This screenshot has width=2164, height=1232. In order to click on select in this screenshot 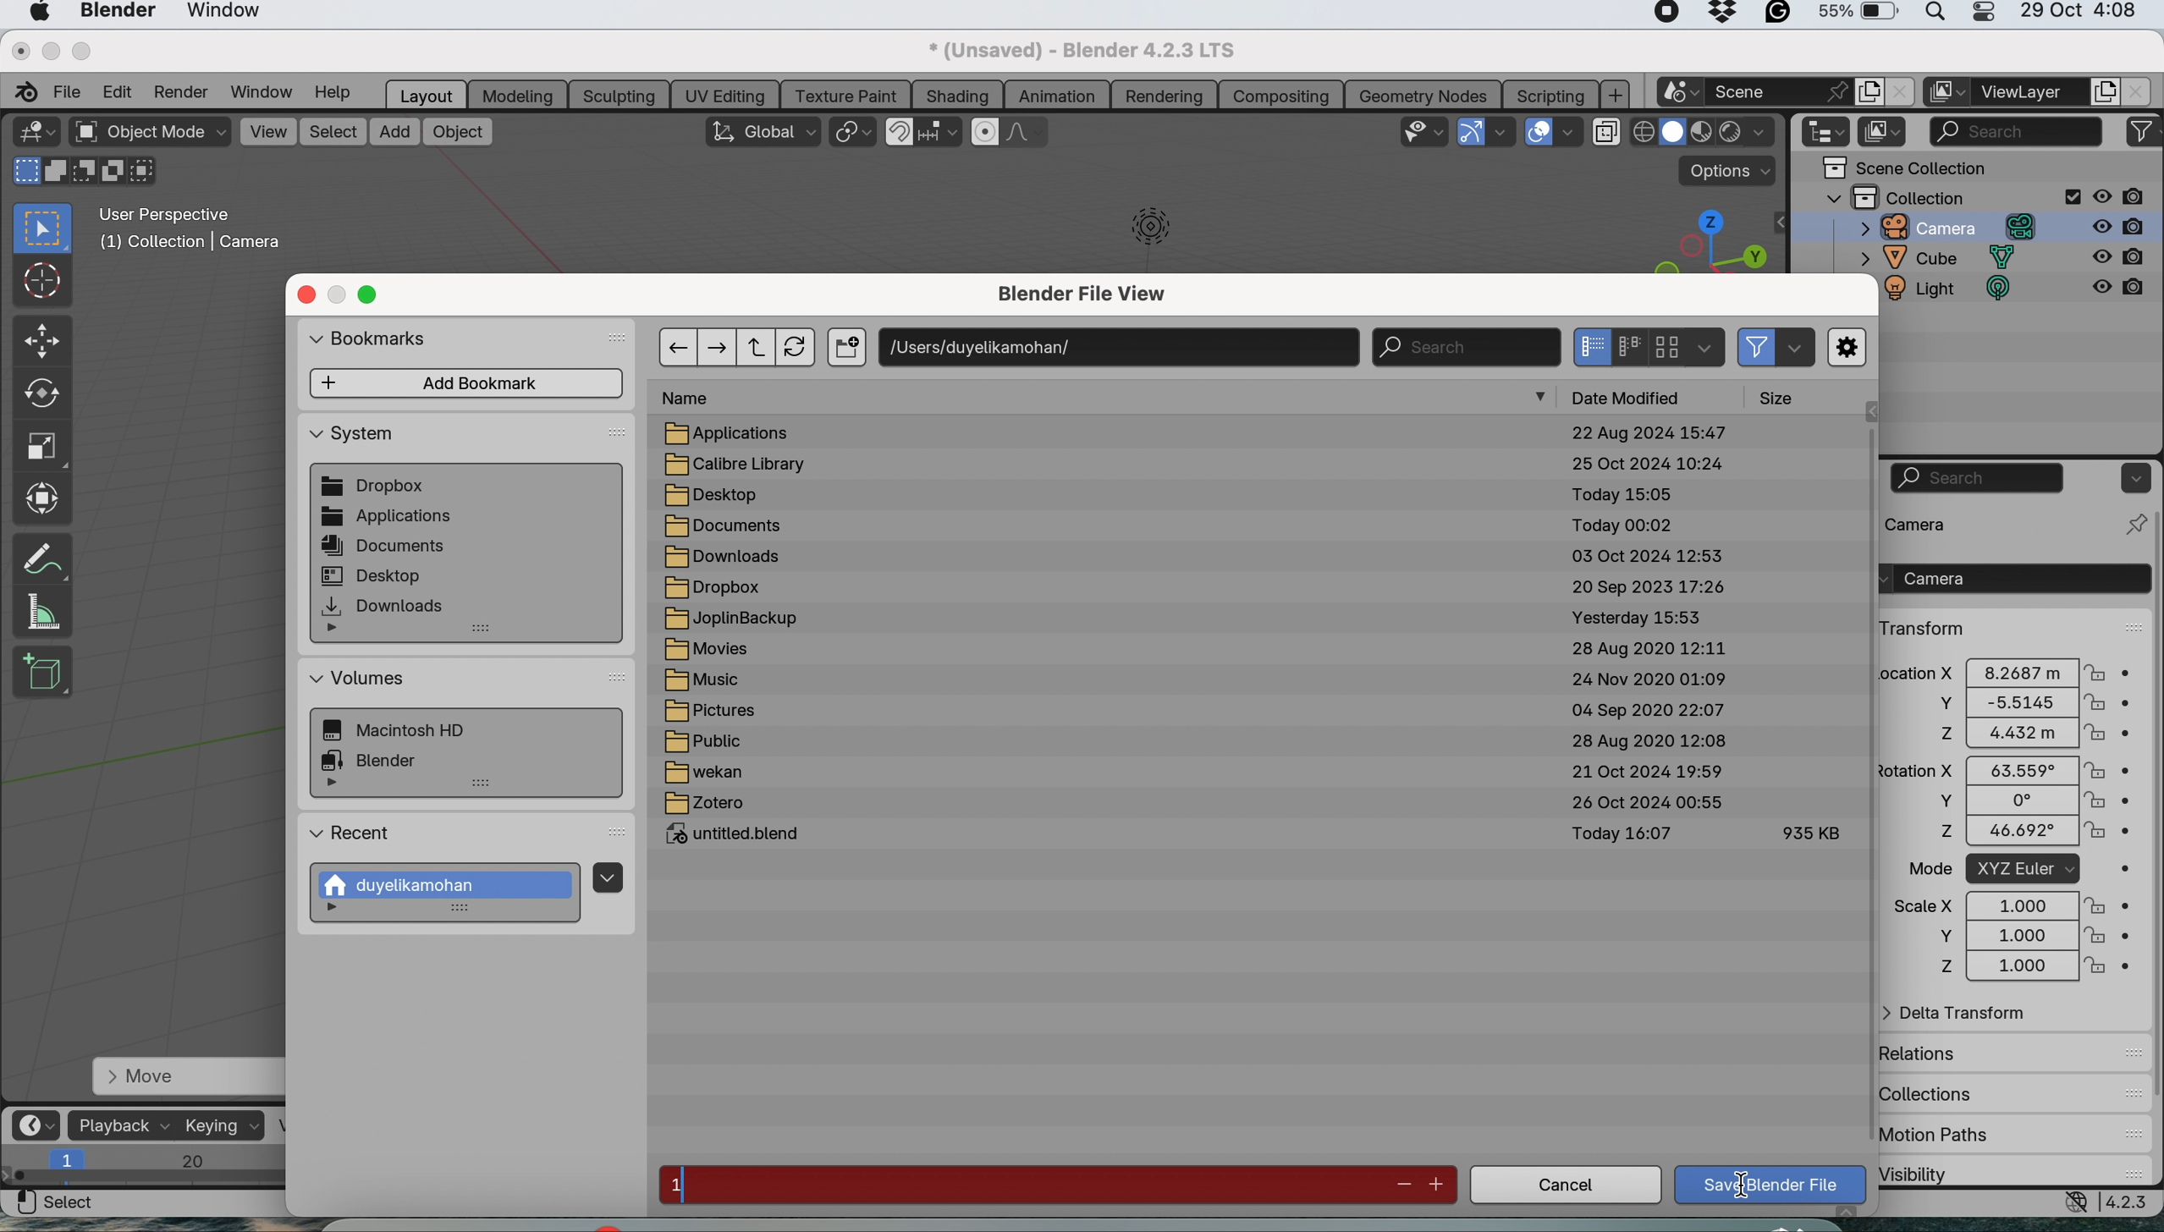, I will do `click(55, 1202)`.